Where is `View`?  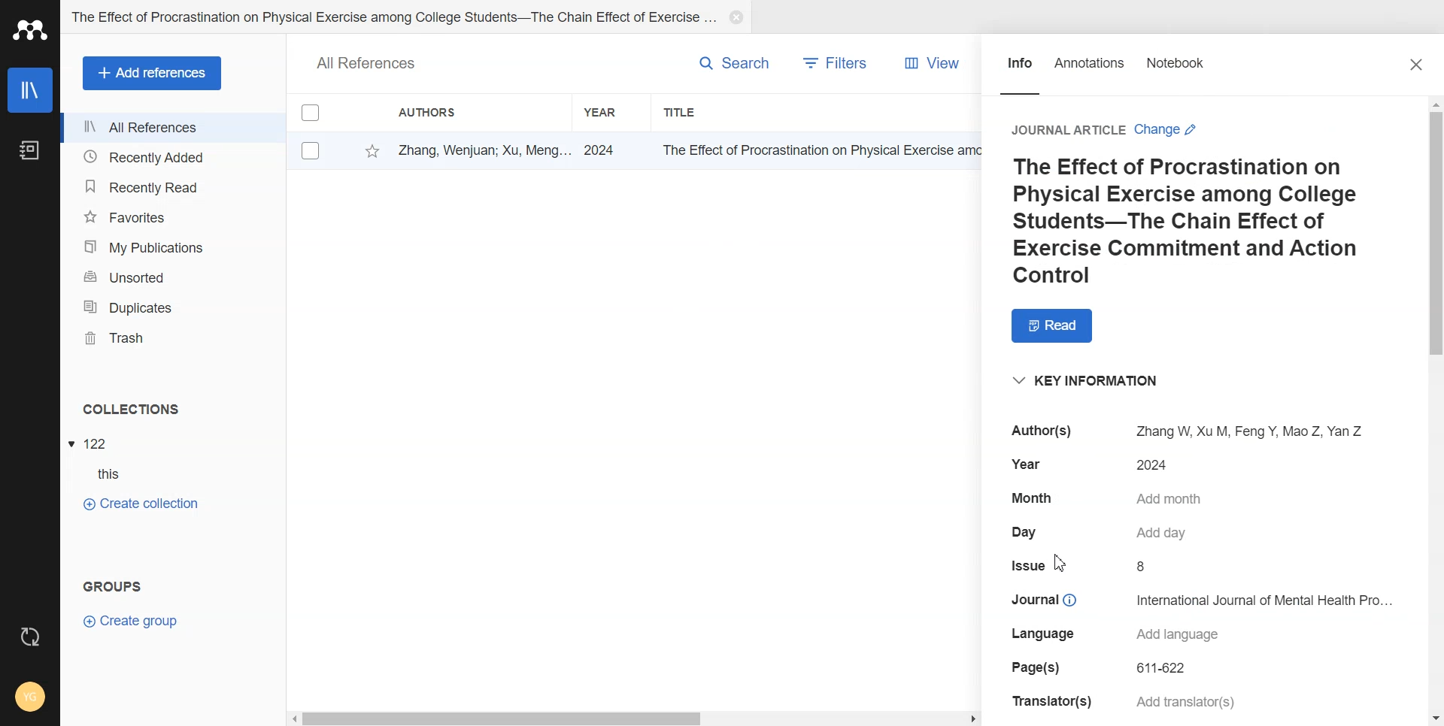
View is located at coordinates (929, 62).